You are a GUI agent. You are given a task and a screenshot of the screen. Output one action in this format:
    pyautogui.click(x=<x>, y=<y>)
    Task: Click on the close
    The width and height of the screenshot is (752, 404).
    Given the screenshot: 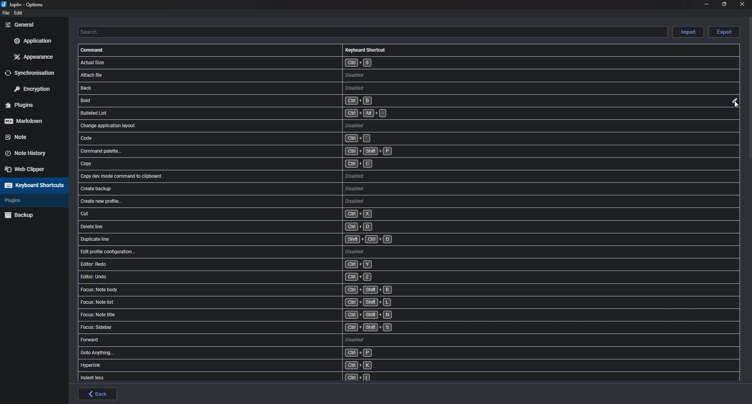 What is the action you would take?
    pyautogui.click(x=741, y=4)
    